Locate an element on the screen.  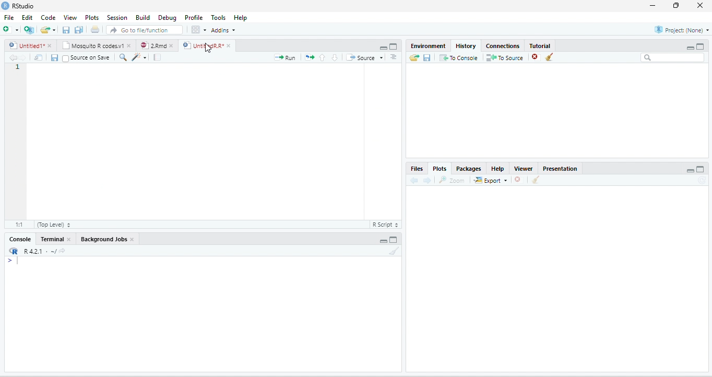
R Script is located at coordinates (386, 225).